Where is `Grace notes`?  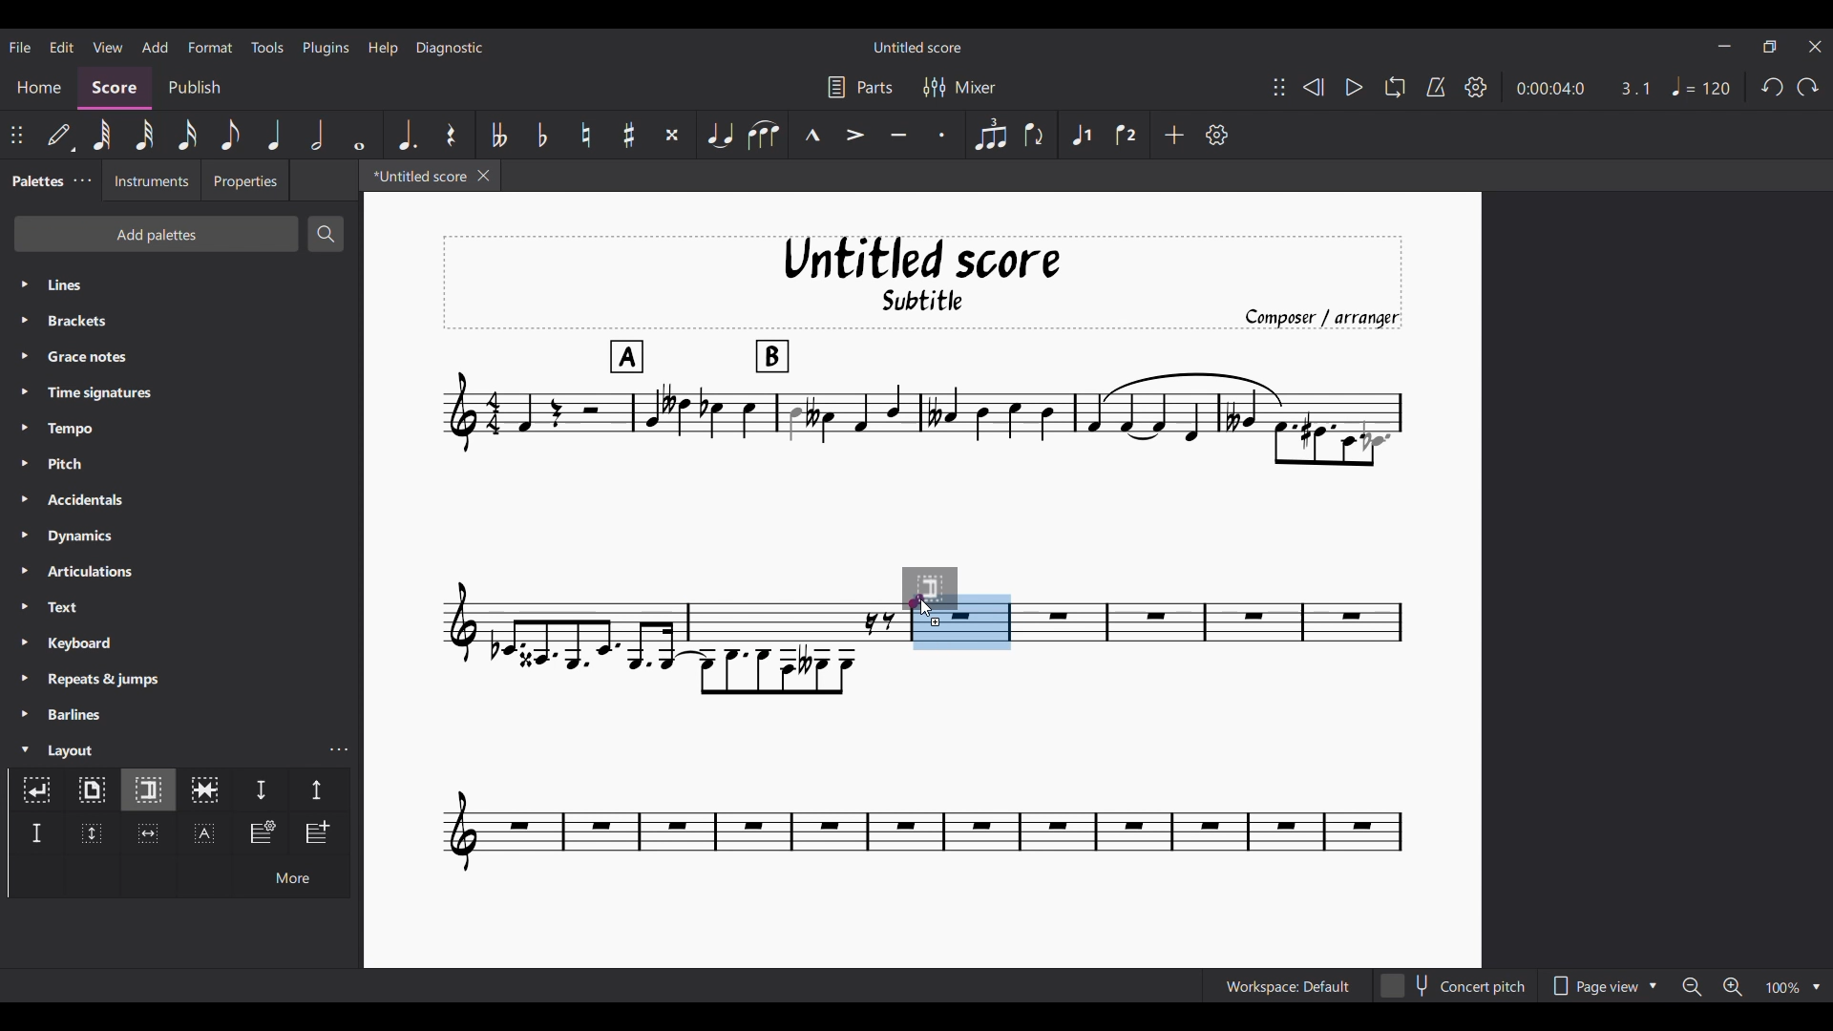
Grace notes is located at coordinates (181, 356).